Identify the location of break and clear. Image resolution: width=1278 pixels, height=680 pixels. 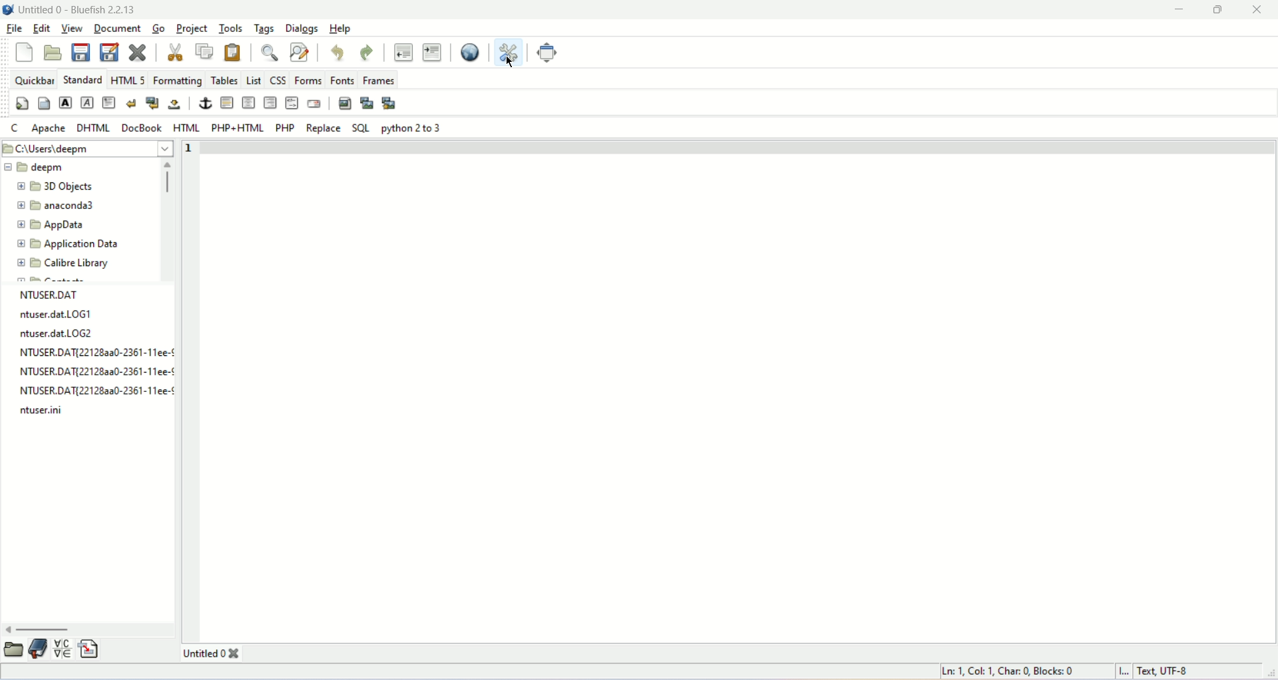
(152, 103).